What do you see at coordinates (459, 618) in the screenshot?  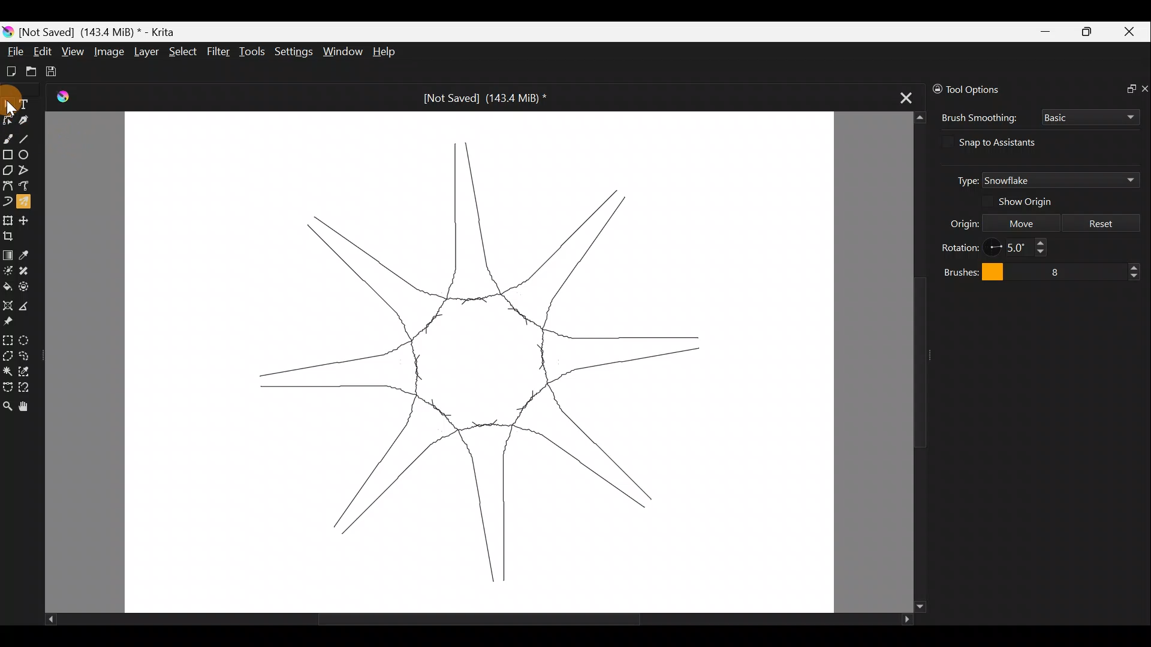 I see `Scroll bar` at bounding box center [459, 618].